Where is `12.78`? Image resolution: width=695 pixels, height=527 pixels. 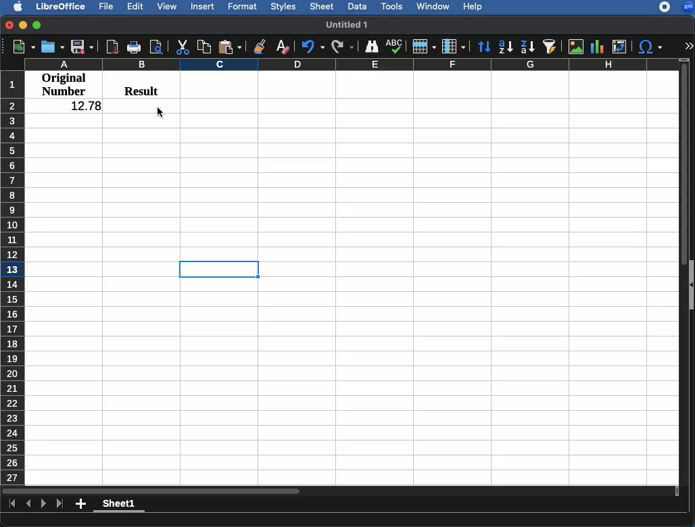
12.78 is located at coordinates (80, 106).